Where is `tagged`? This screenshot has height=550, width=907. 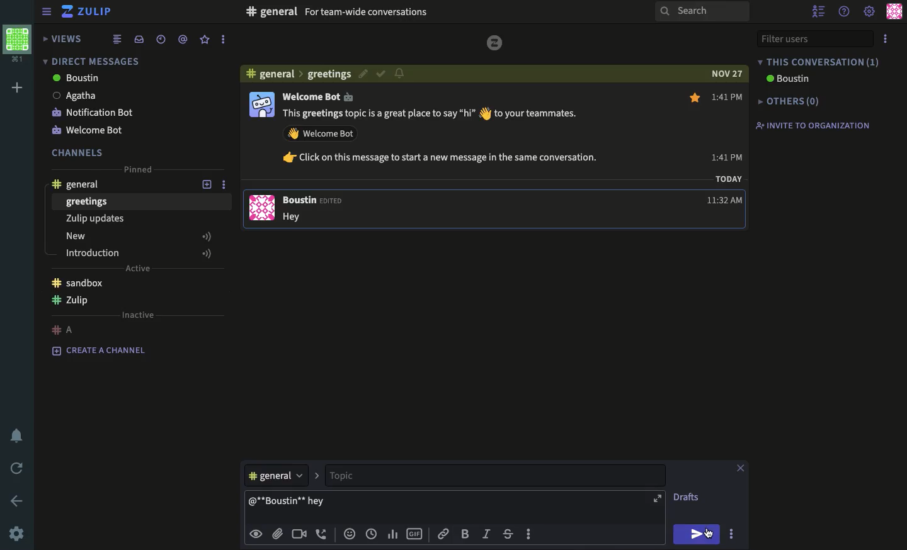
tagged is located at coordinates (182, 39).